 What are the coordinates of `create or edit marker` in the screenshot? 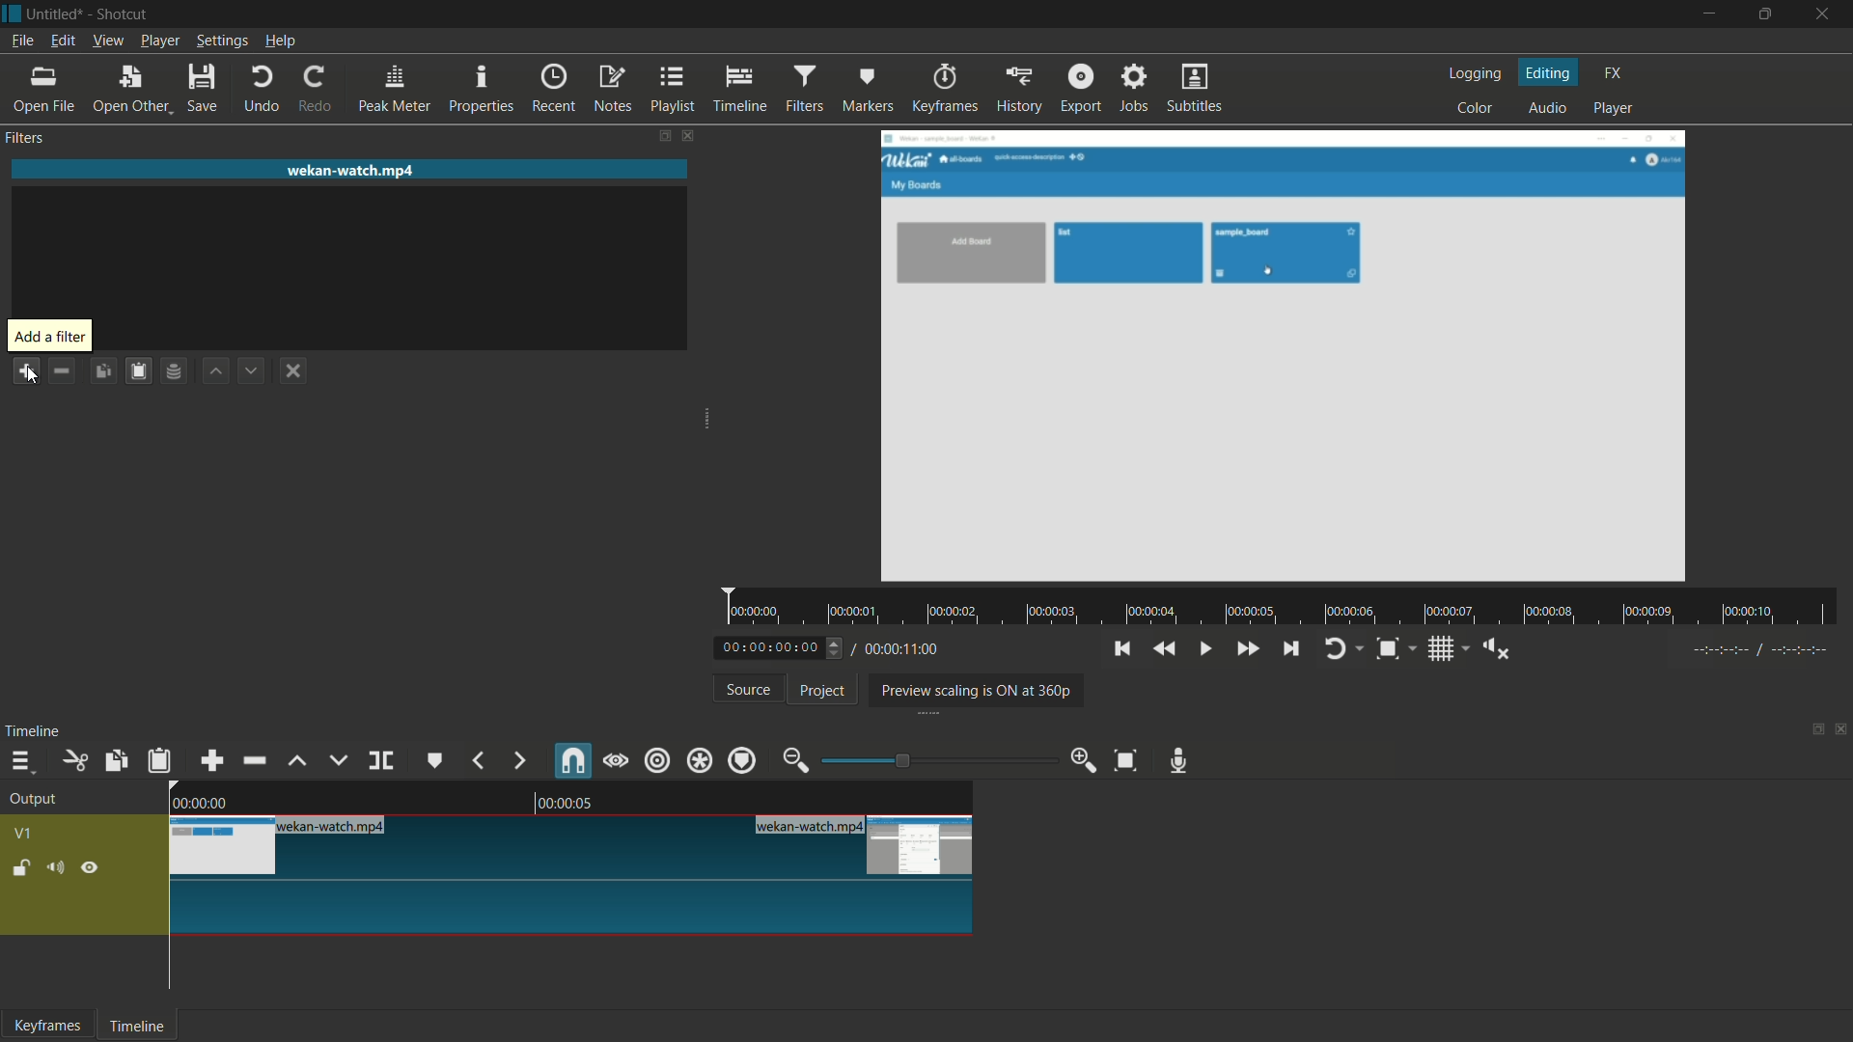 It's located at (432, 760).